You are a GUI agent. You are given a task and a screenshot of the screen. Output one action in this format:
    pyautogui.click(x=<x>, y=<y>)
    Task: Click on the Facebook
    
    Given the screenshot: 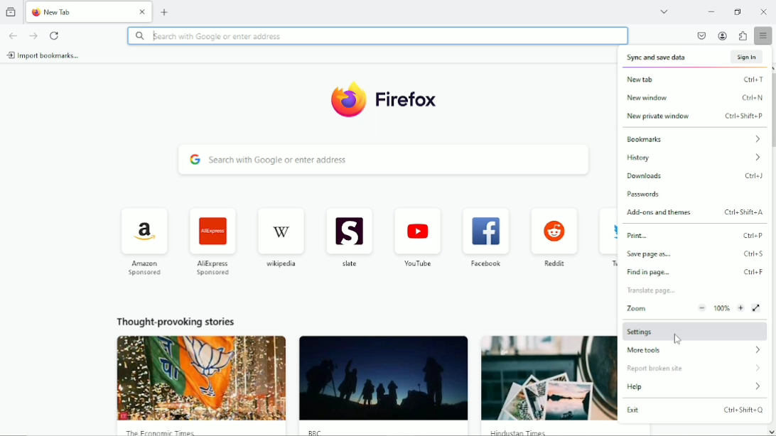 What is the action you would take?
    pyautogui.click(x=485, y=237)
    